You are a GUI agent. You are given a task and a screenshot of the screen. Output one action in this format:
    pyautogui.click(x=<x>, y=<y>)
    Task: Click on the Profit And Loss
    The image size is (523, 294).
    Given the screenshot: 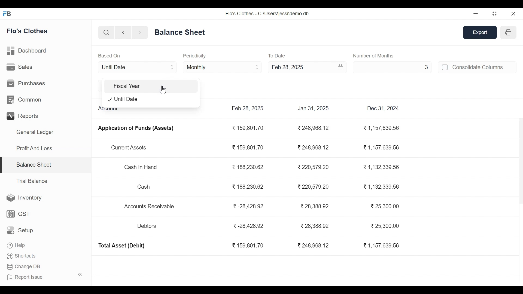 What is the action you would take?
    pyautogui.click(x=34, y=148)
    